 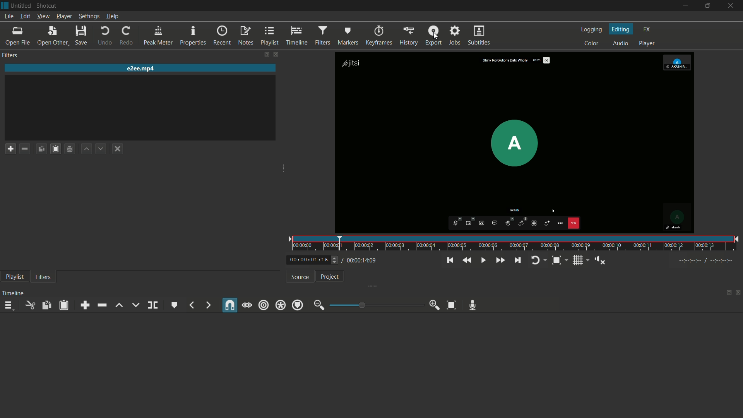 What do you see at coordinates (264, 54) in the screenshot?
I see `change layout` at bounding box center [264, 54].